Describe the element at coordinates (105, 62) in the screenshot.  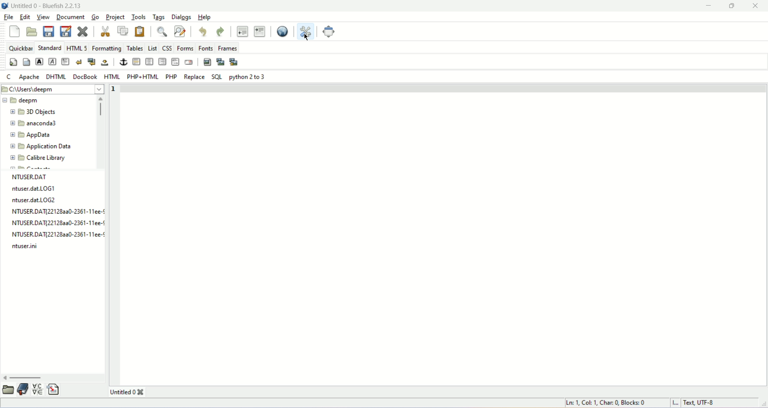
I see `non breaking space` at that location.